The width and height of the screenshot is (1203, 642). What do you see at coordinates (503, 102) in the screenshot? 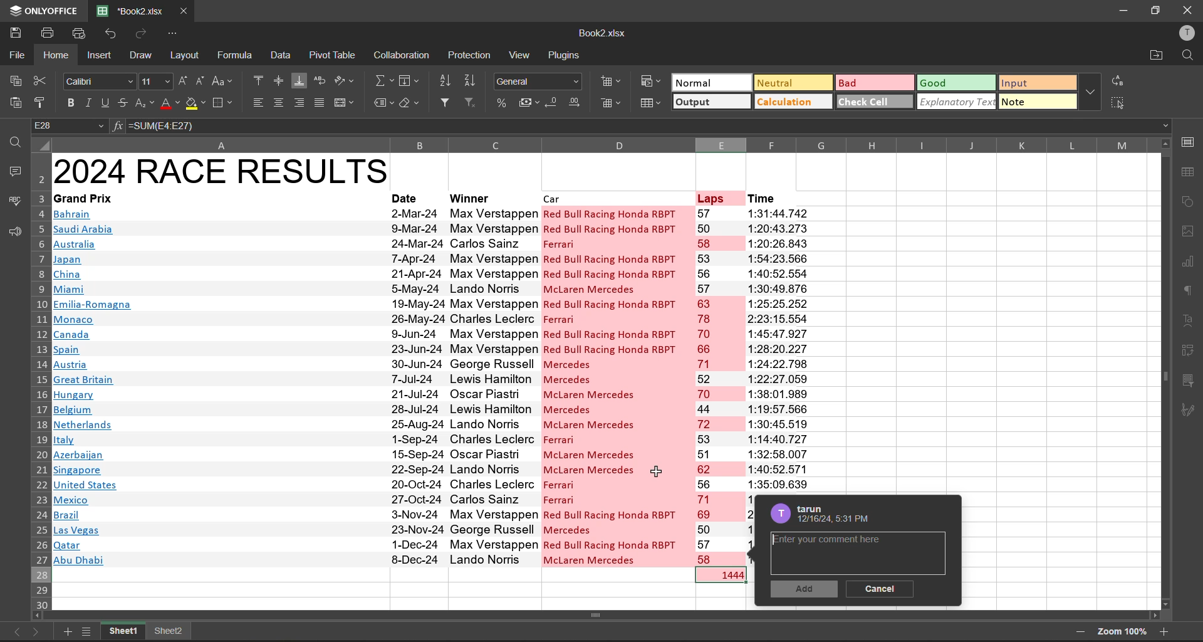
I see `percent` at bounding box center [503, 102].